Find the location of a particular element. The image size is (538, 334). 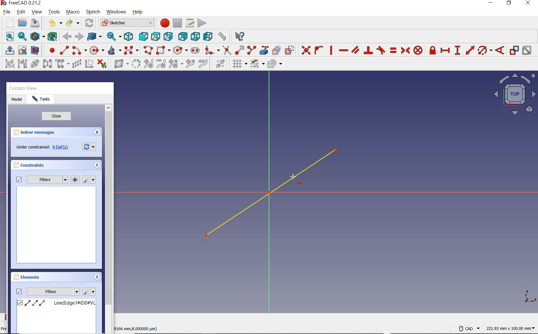

TRIM EDGE is located at coordinates (226, 50).